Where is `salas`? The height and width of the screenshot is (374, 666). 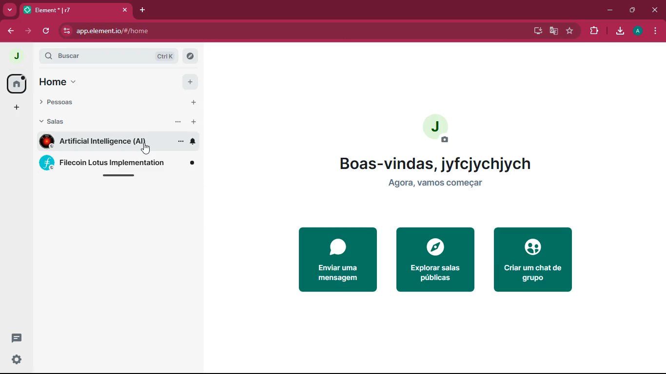
salas is located at coordinates (70, 123).